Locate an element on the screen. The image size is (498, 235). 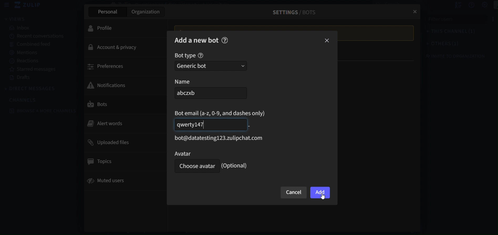
browse 4 more channels is located at coordinates (44, 111).